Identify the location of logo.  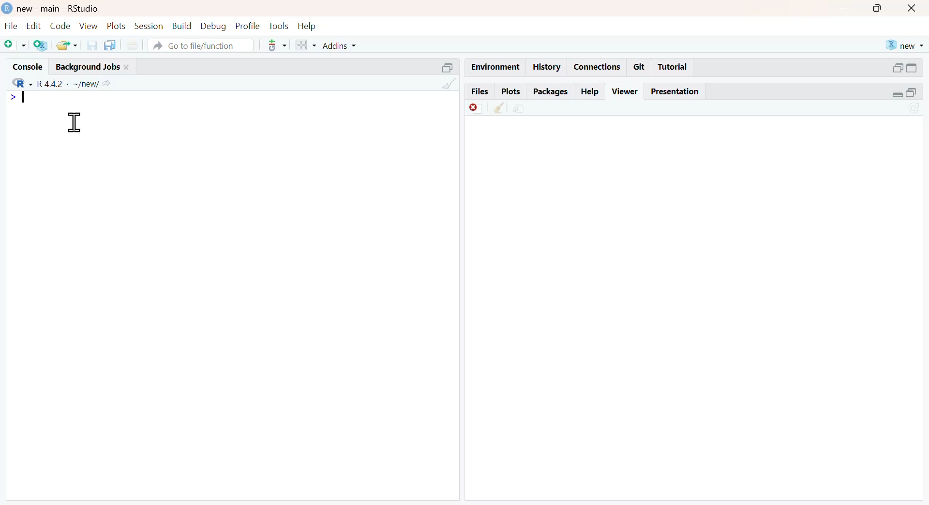
(7, 8).